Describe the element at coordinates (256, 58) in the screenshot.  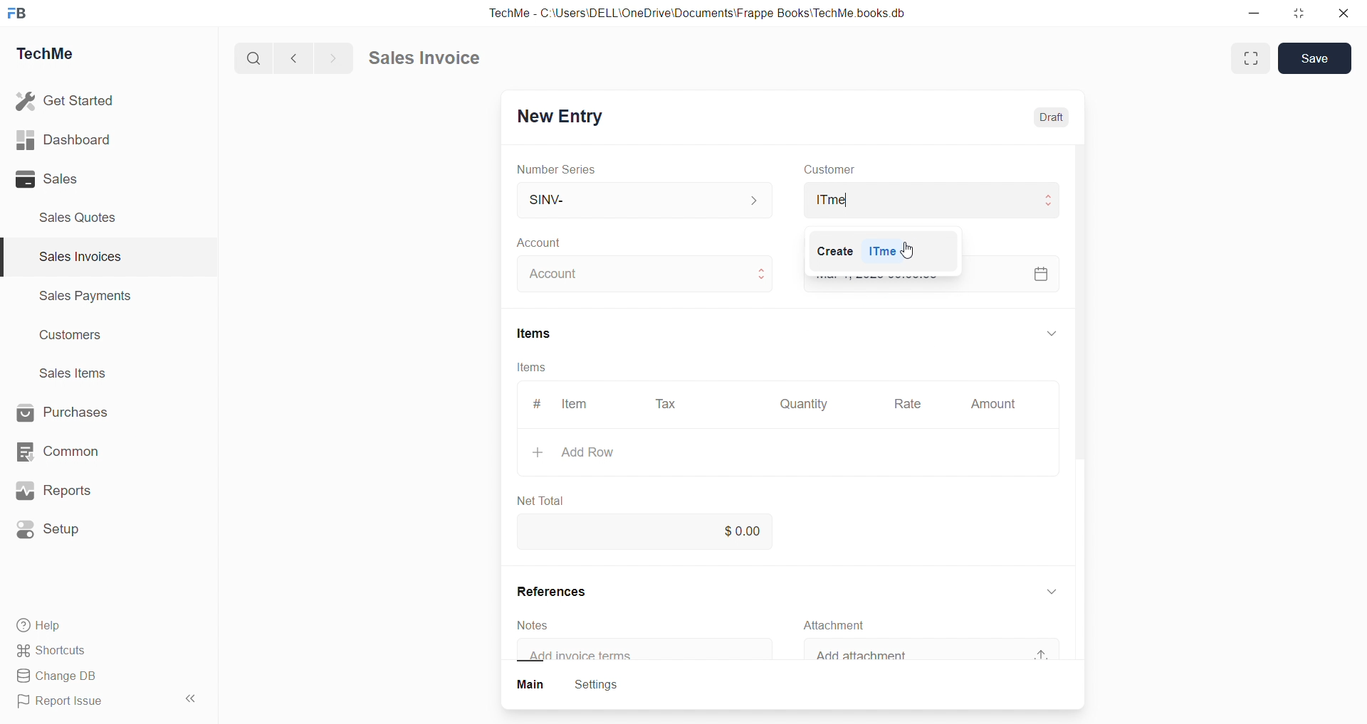
I see `Search buton` at that location.